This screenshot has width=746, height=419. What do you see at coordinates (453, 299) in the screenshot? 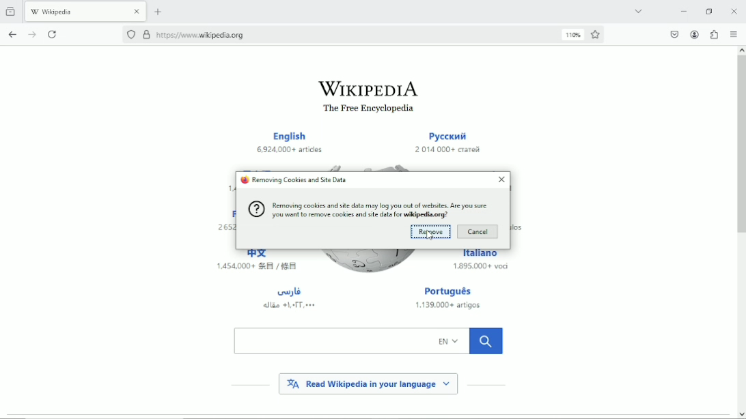
I see `Portugués
1.139.000+ artigos` at bounding box center [453, 299].